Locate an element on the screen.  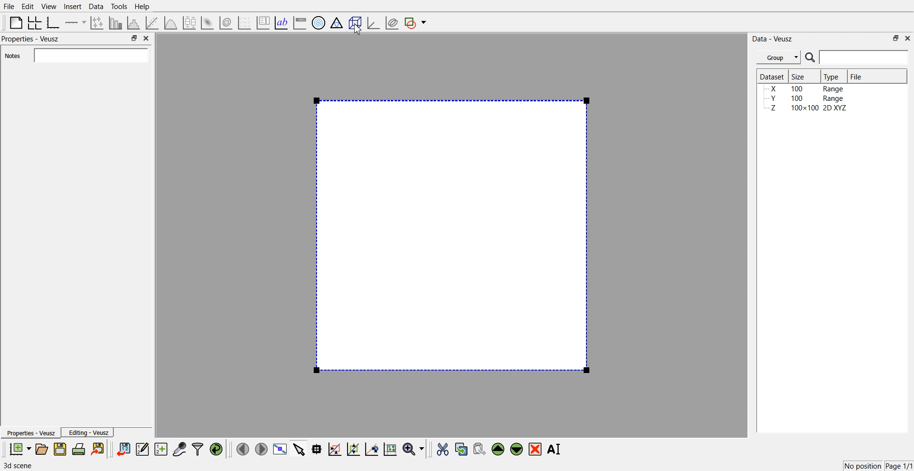
Plot points with lines is located at coordinates (98, 23).